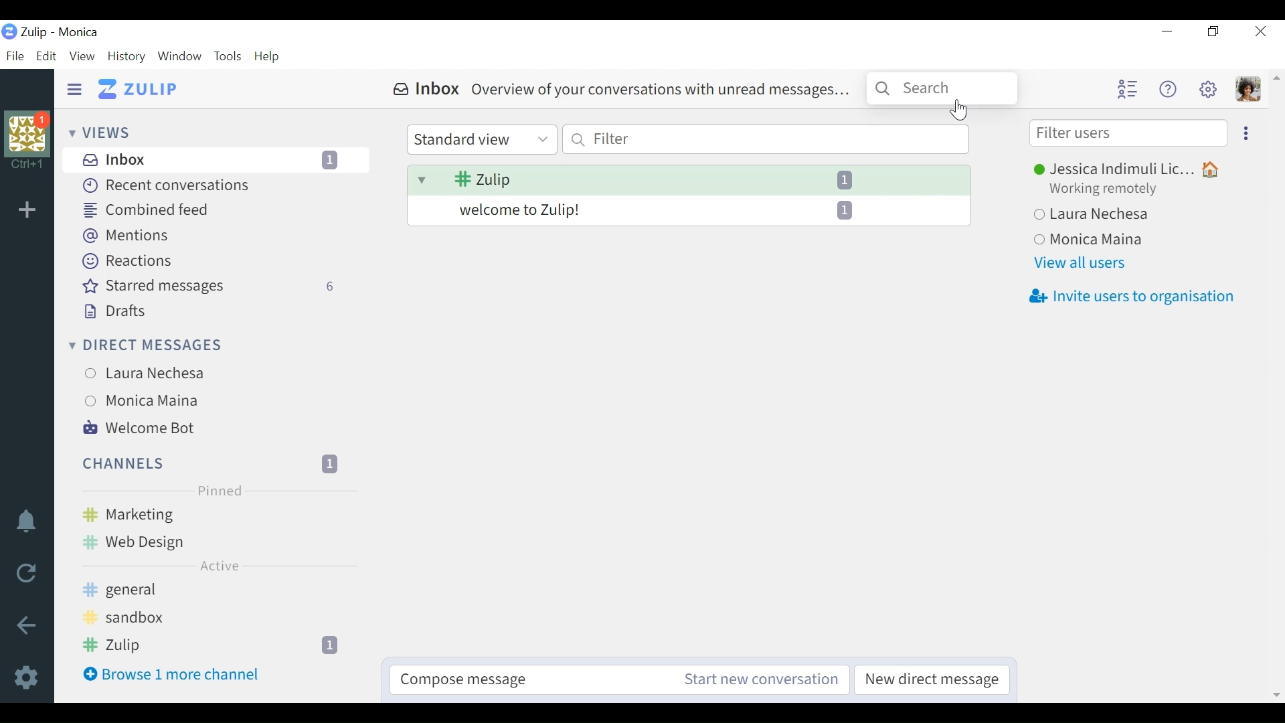 The image size is (1285, 723). I want to click on Channels, so click(211, 464).